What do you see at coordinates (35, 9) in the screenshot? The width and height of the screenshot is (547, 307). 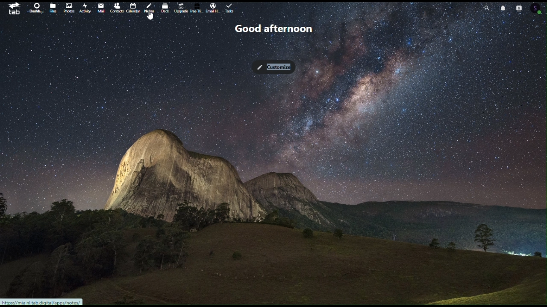 I see `Dashboard` at bounding box center [35, 9].